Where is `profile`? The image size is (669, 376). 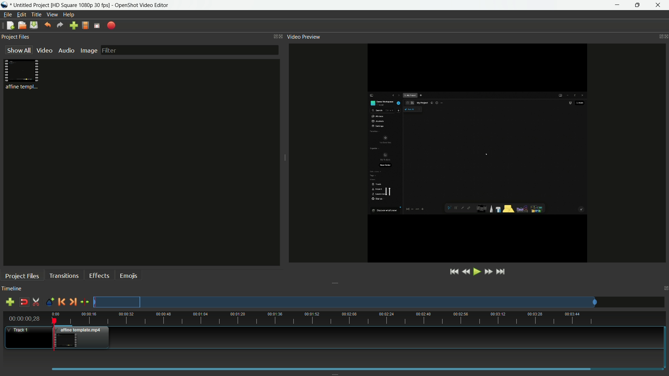 profile is located at coordinates (81, 5).